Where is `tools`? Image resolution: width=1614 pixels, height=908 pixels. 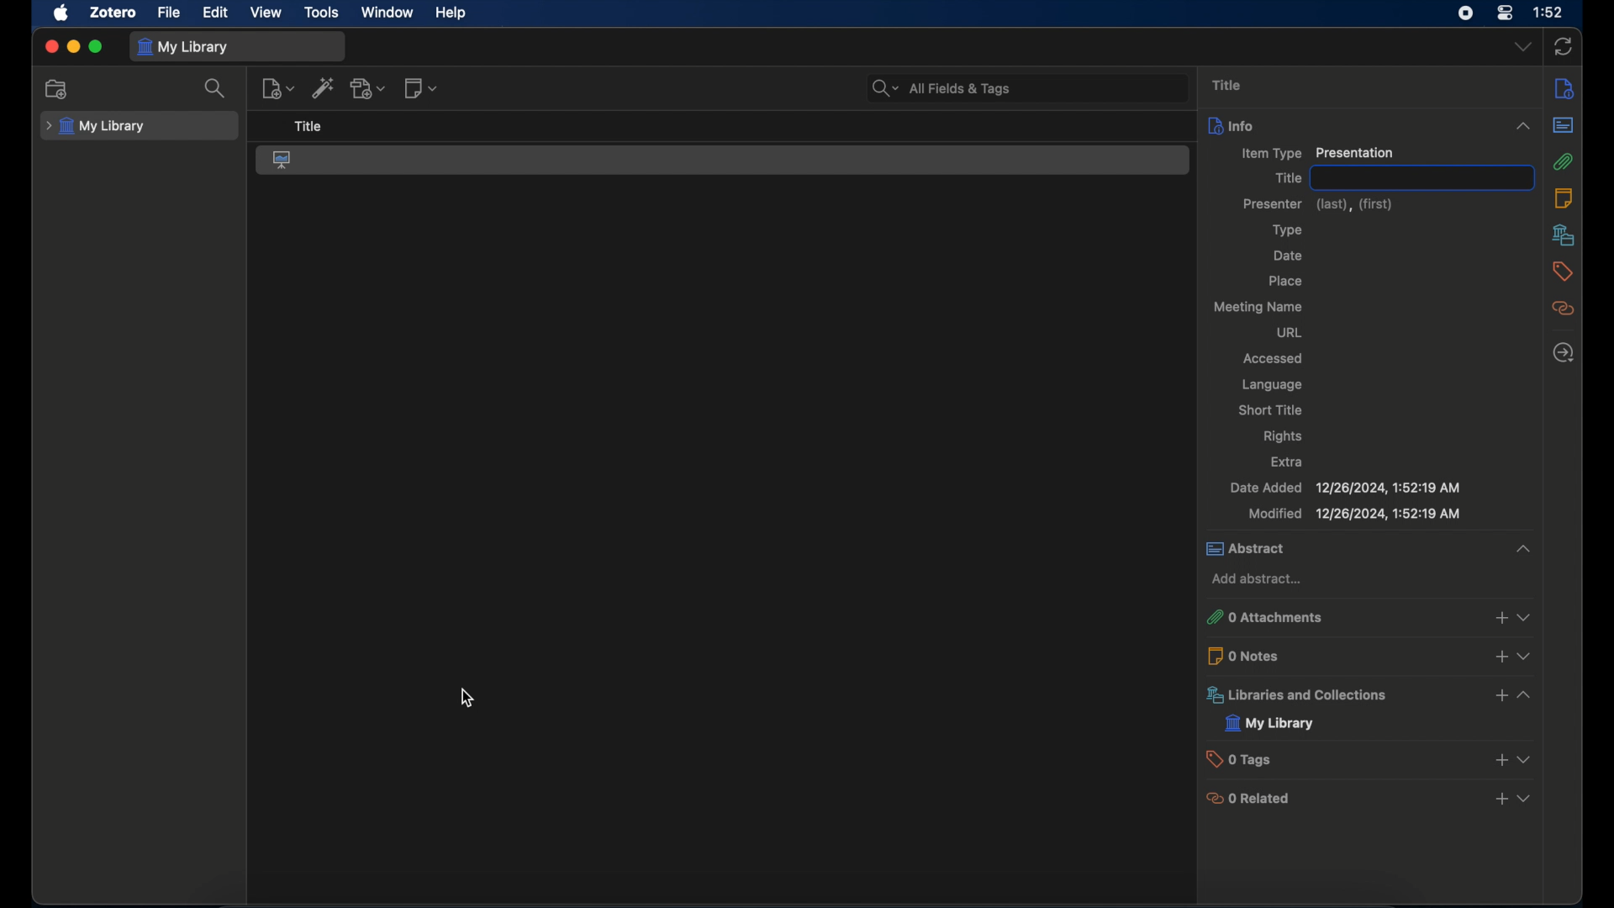 tools is located at coordinates (321, 12).